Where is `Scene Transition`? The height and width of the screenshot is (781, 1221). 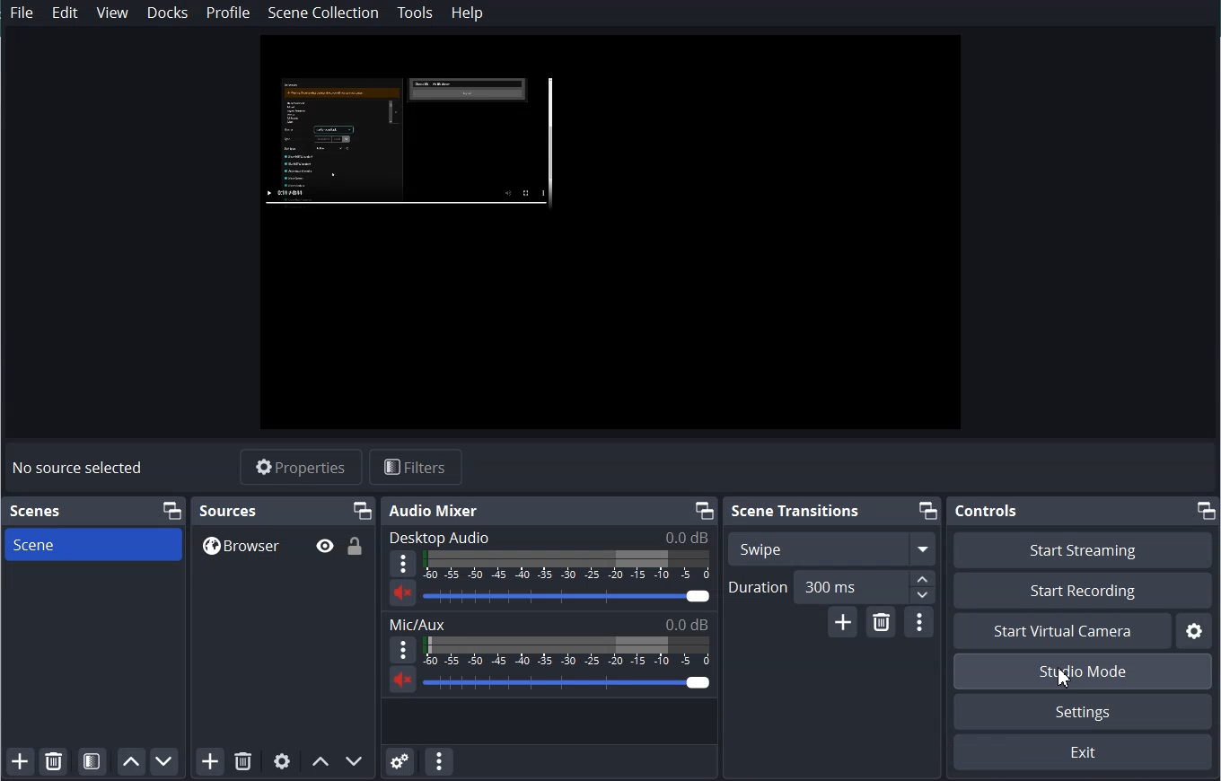
Scene Transition is located at coordinates (795, 510).